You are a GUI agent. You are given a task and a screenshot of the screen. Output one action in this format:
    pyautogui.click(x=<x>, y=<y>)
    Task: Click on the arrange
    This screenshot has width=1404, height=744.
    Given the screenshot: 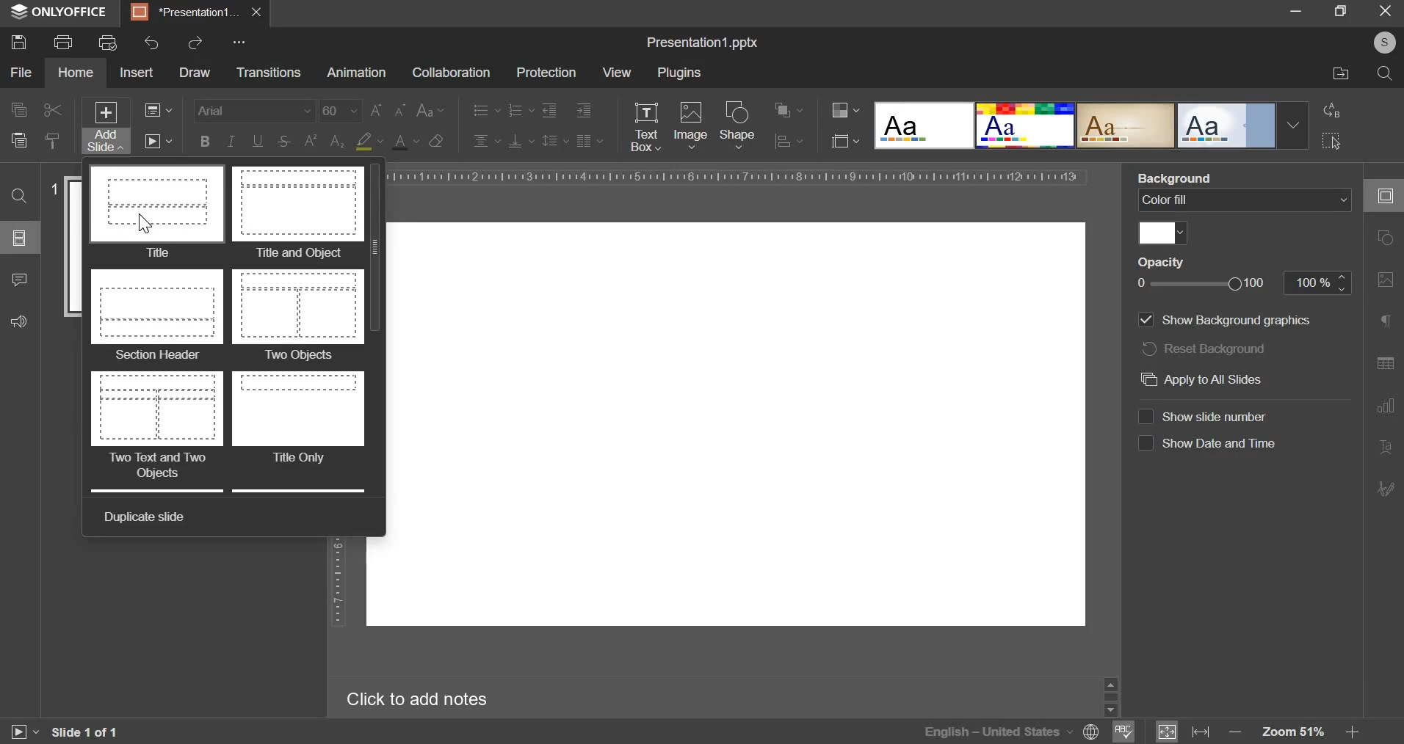 What is the action you would take?
    pyautogui.click(x=789, y=110)
    